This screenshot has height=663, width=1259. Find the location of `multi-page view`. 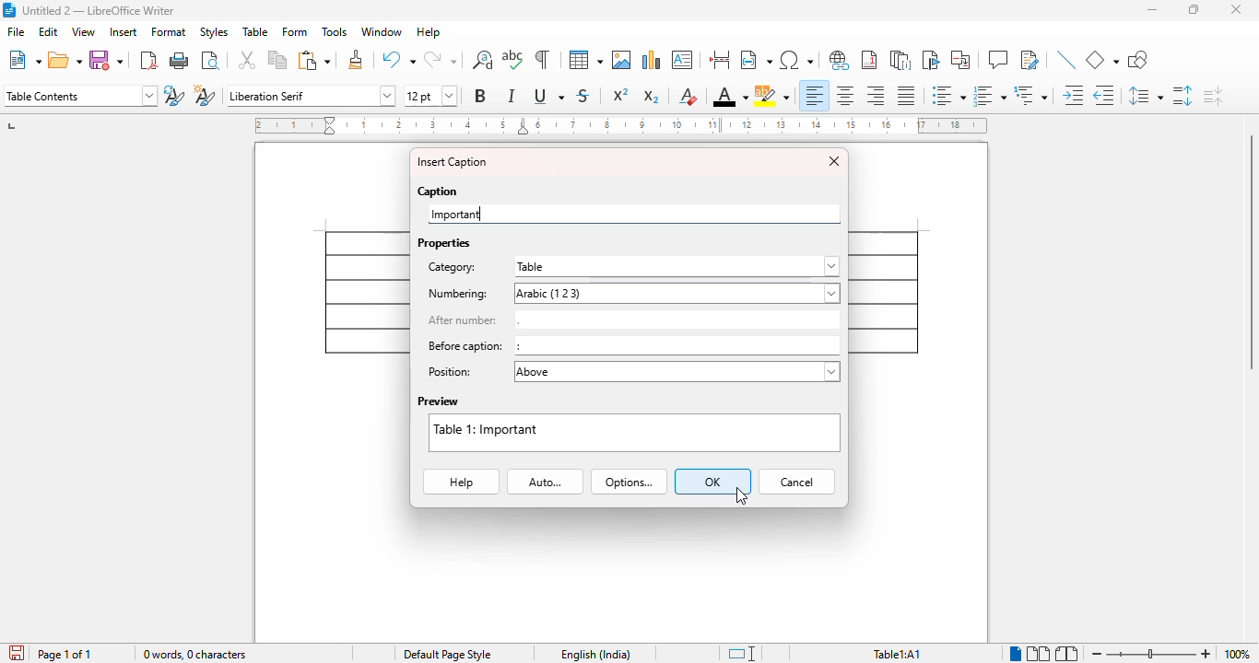

multi-page view is located at coordinates (1040, 654).